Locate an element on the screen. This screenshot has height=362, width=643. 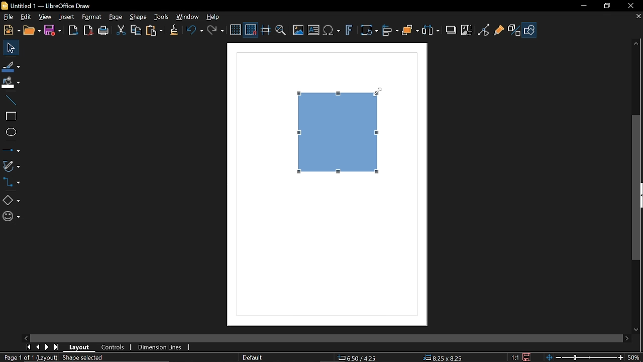
Add text is located at coordinates (314, 31).